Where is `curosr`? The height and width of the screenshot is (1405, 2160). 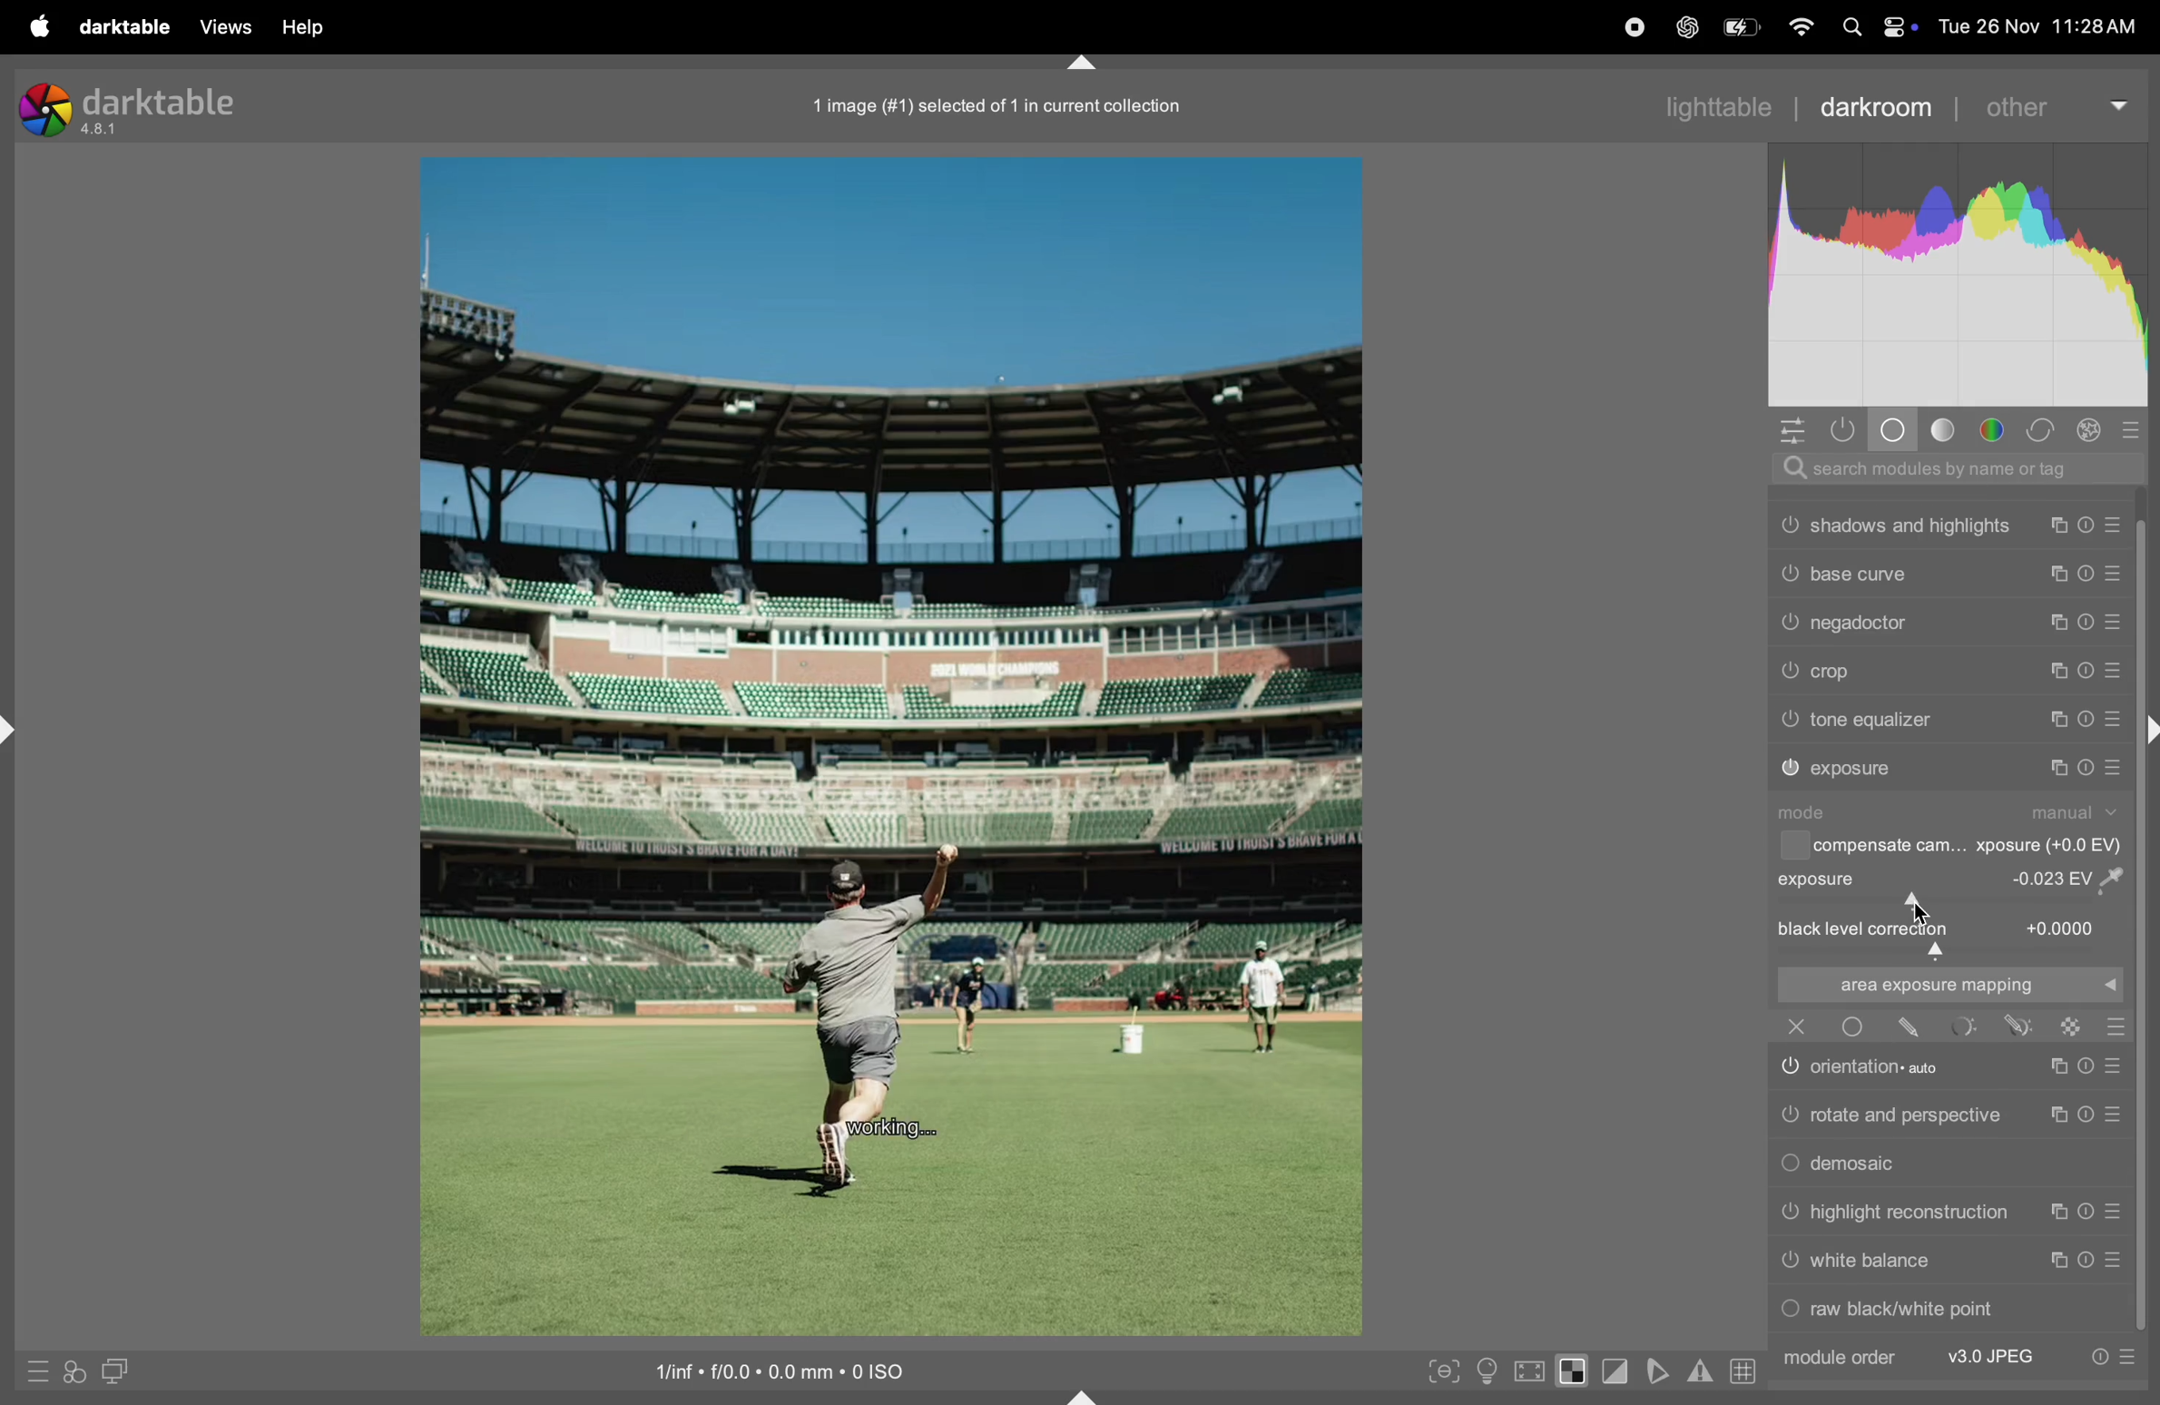 curosr is located at coordinates (1924, 909).